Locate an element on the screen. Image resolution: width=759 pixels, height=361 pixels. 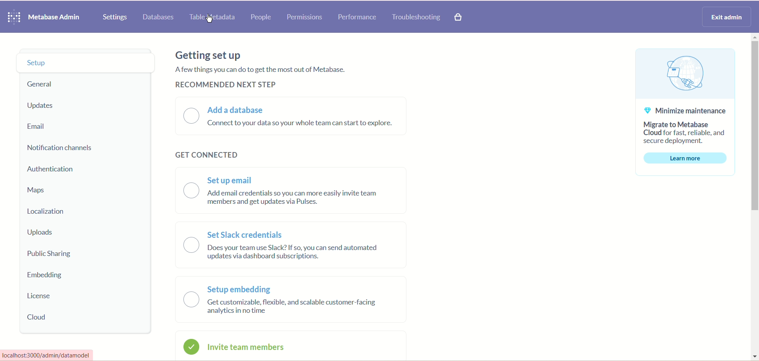
Minimize maintenance. Migrate to Metabase. Cloud for fast, reliable, and secure deployment. is located at coordinates (684, 126).